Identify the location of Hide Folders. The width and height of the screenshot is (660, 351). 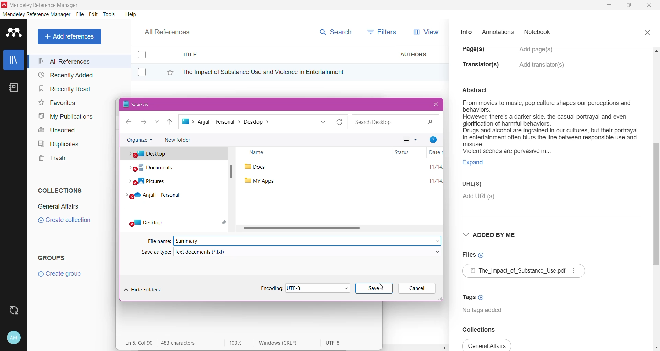
(145, 289).